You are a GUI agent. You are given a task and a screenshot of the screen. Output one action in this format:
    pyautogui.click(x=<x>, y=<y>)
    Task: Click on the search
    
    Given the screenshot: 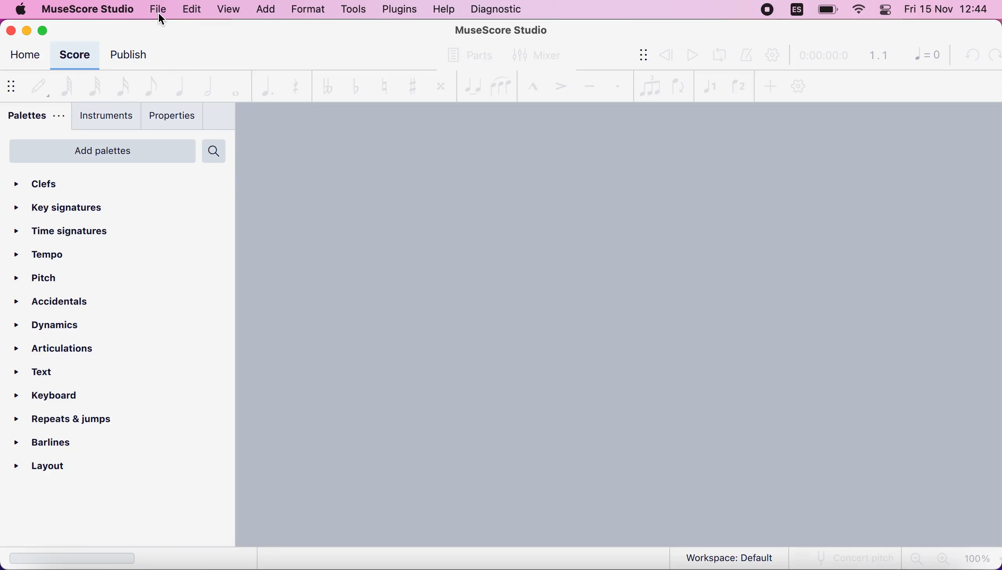 What is the action you would take?
    pyautogui.click(x=217, y=150)
    